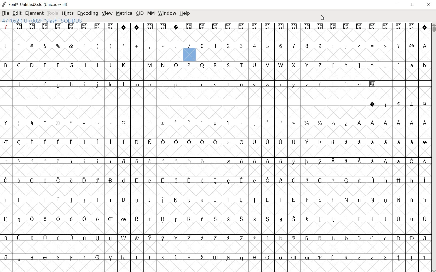 This screenshot has height=272, width=436. What do you see at coordinates (215, 208) in the screenshot?
I see `empty cells` at bounding box center [215, 208].